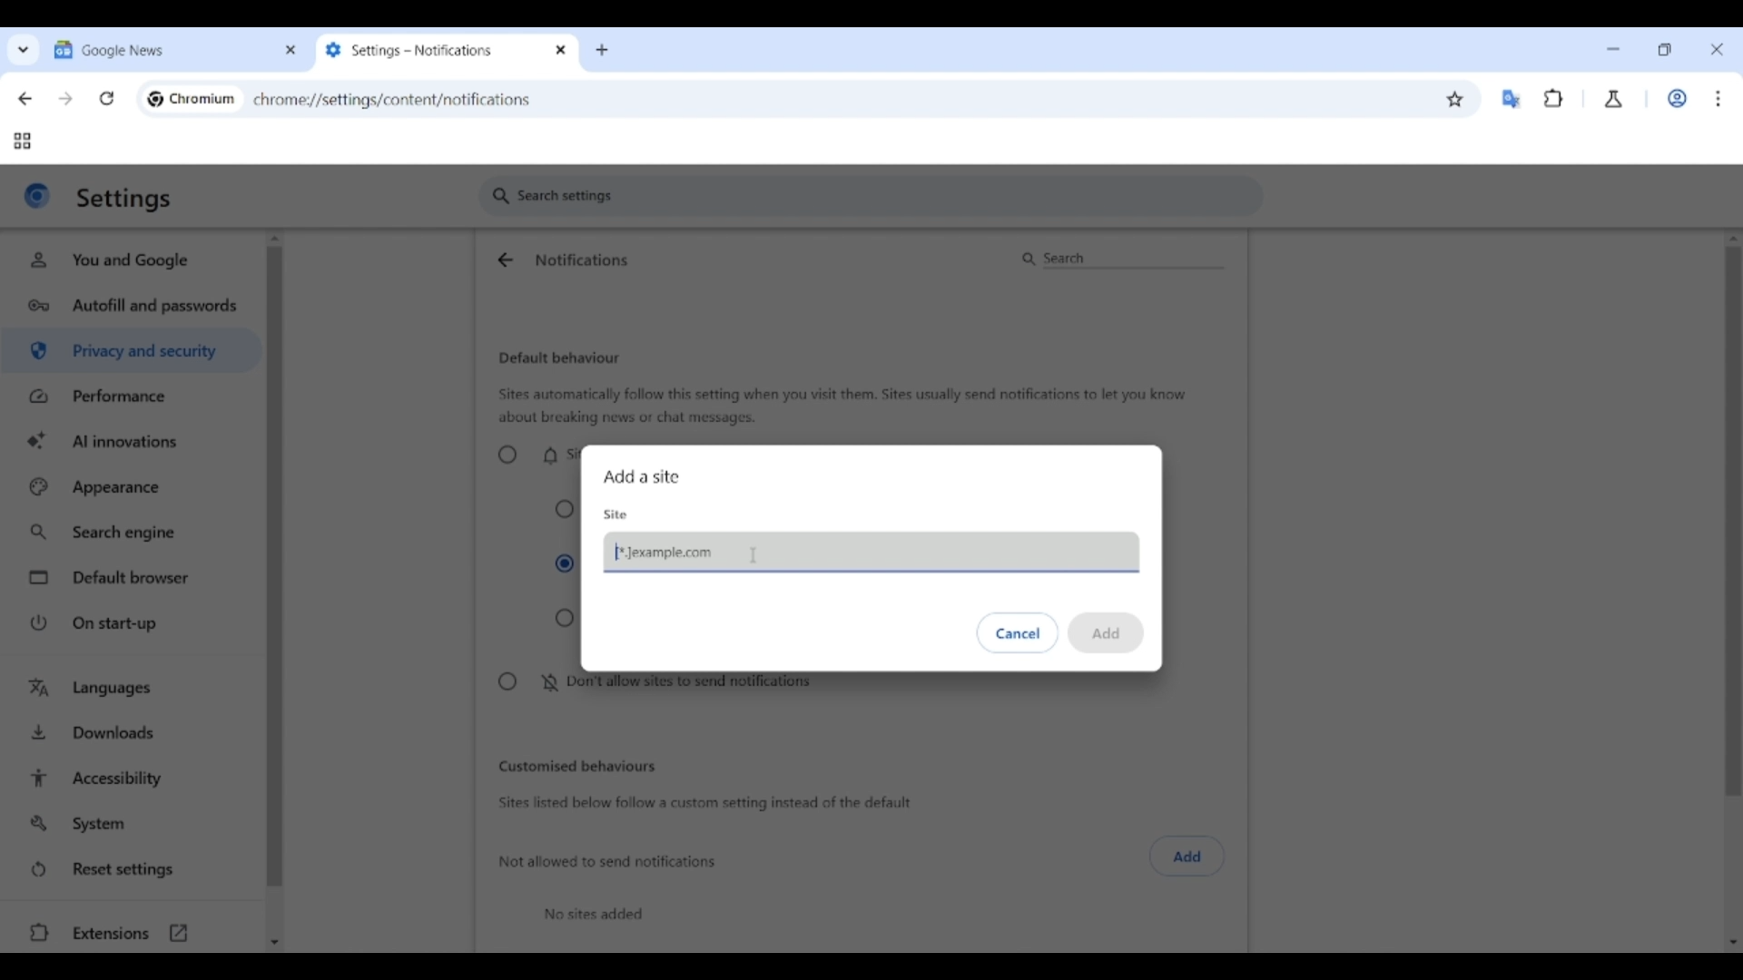 Image resolution: width=1743 pixels, height=980 pixels. What do you see at coordinates (134, 622) in the screenshot?
I see `On start-up` at bounding box center [134, 622].